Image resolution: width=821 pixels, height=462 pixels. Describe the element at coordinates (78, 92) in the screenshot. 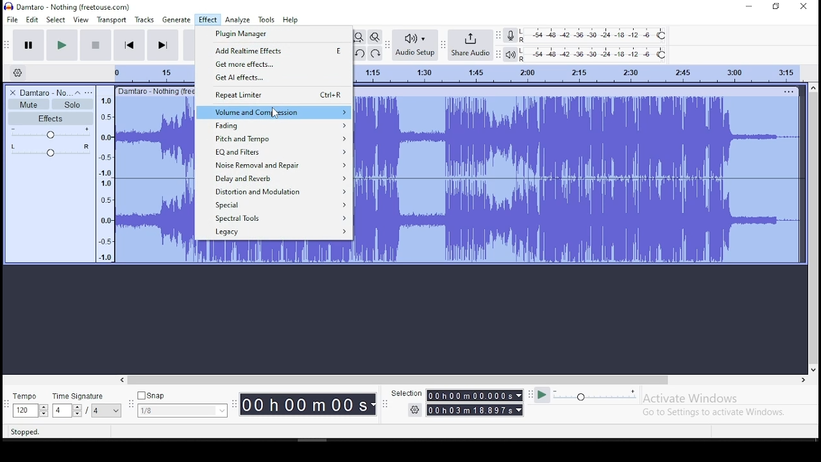

I see `collapse` at that location.